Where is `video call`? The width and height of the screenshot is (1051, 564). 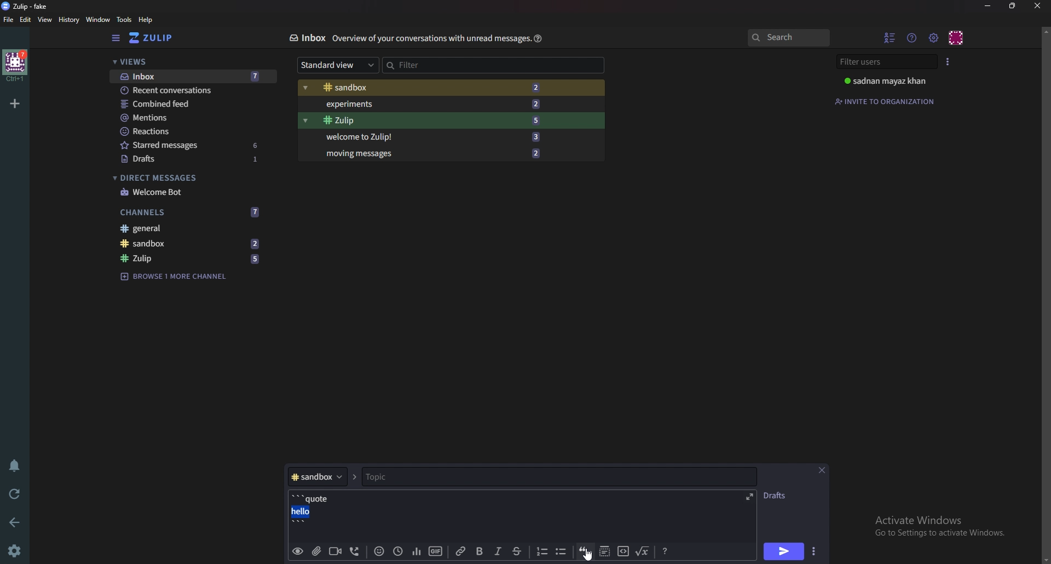 video call is located at coordinates (335, 551).